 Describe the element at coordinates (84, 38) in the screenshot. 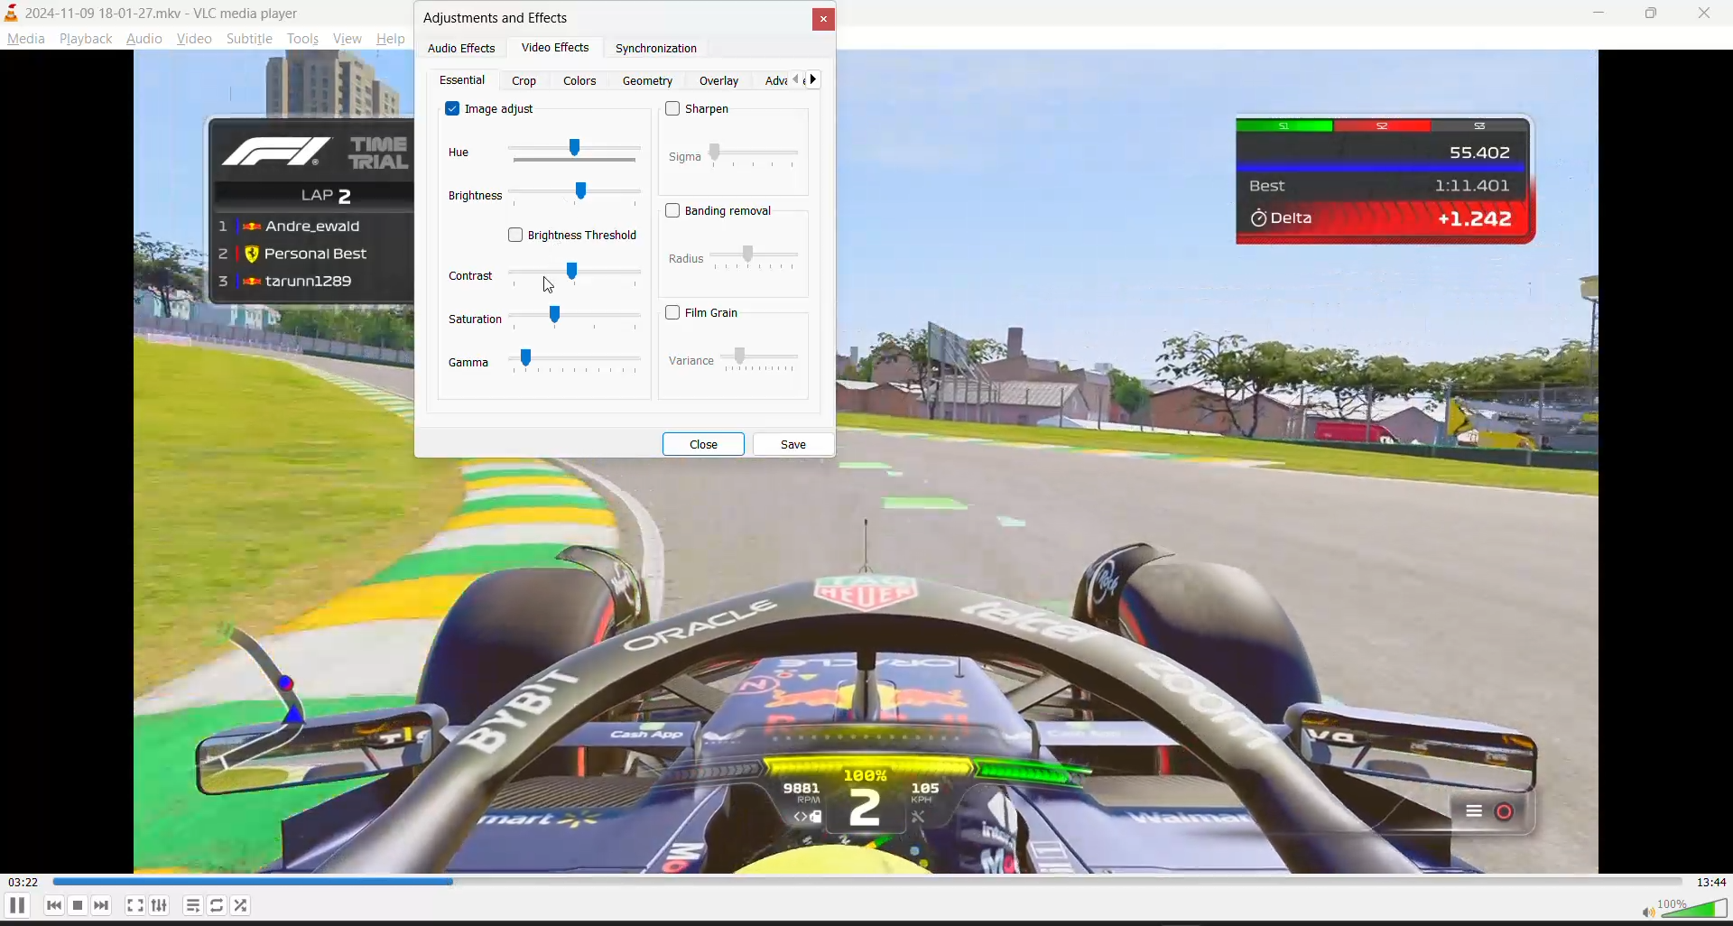

I see `playback` at that location.